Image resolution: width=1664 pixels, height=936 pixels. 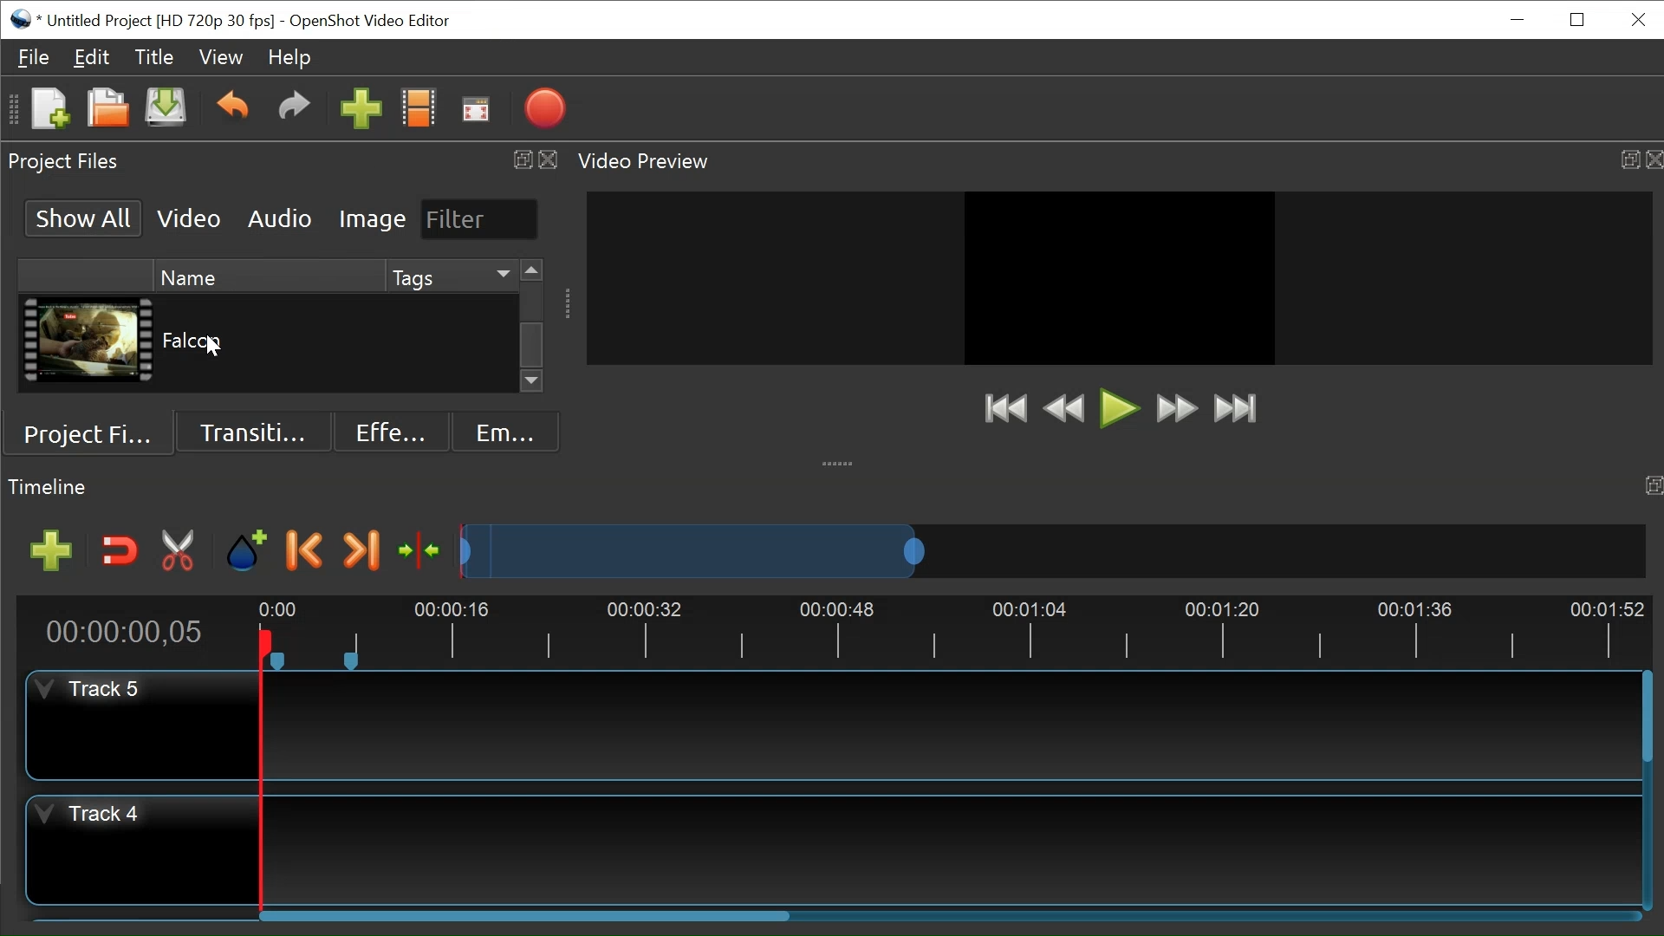 I want to click on Snap, so click(x=116, y=552).